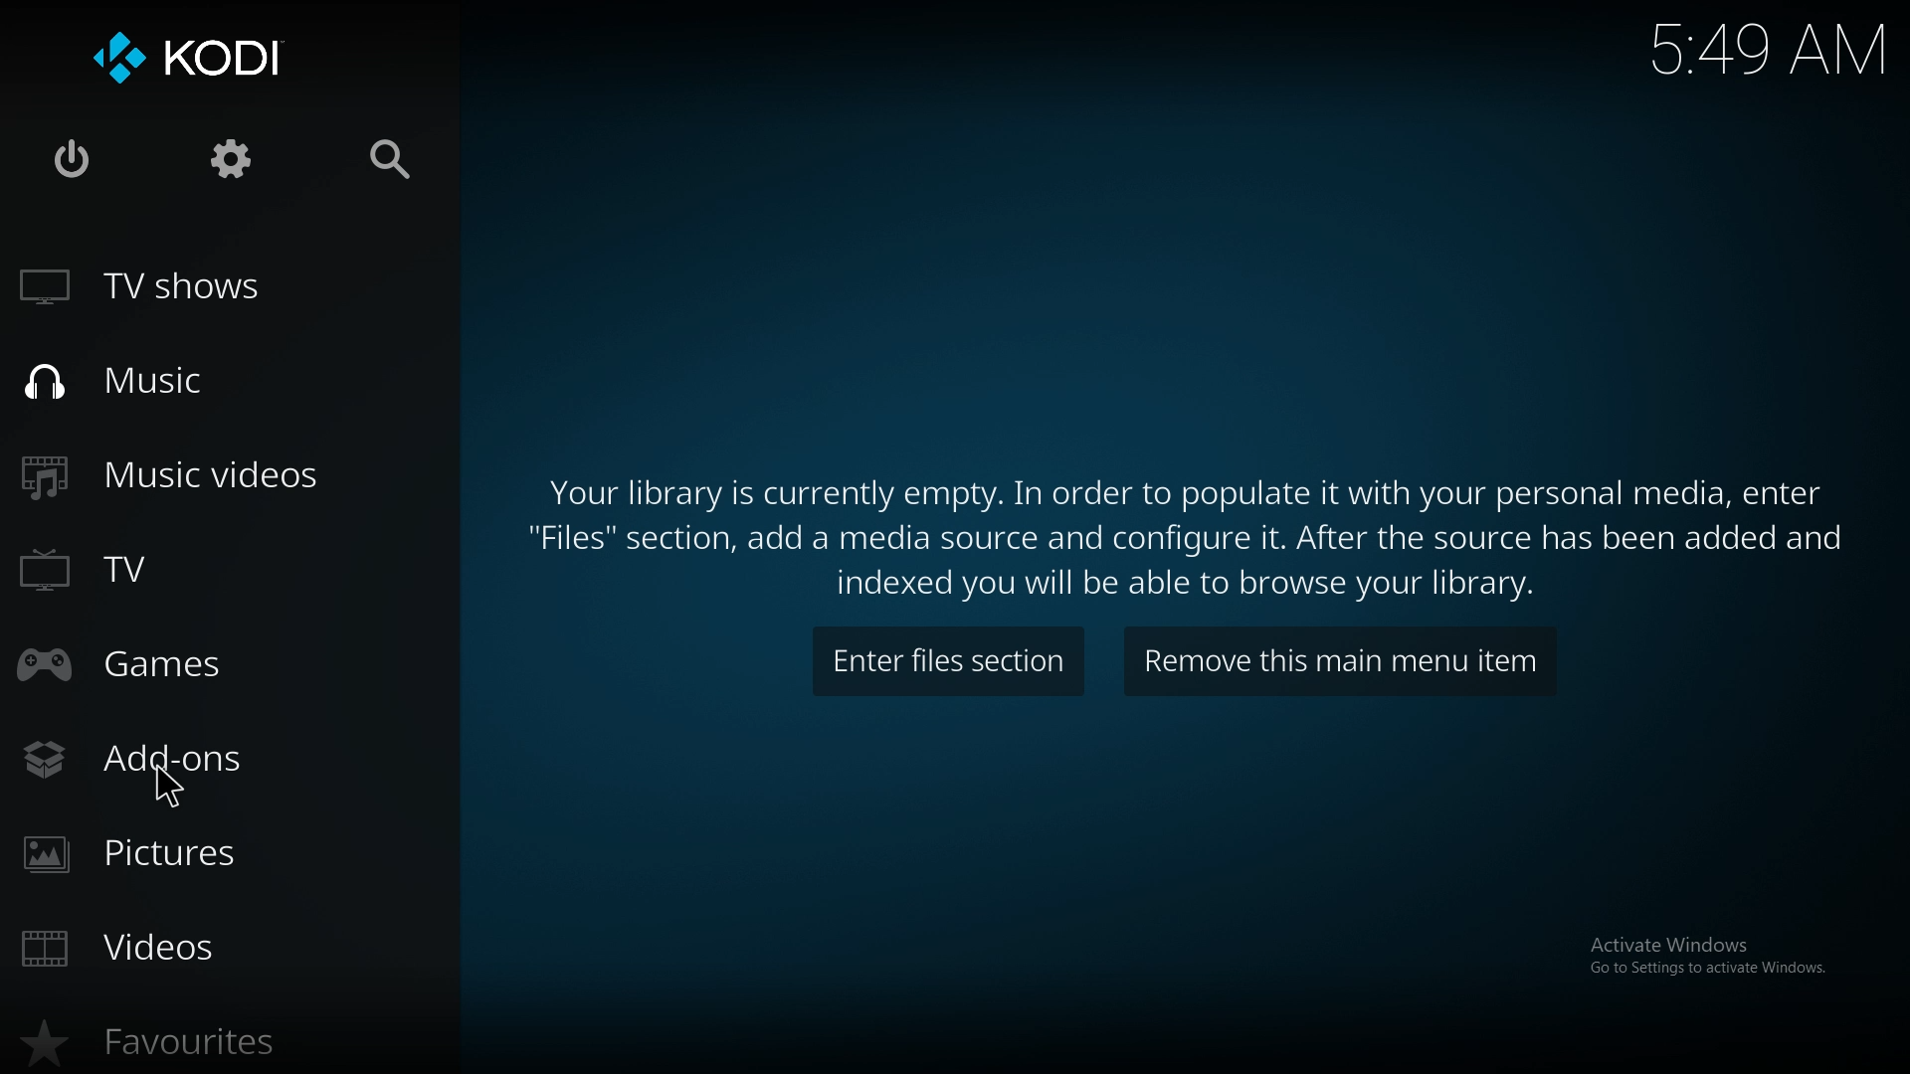 This screenshot has width=1910, height=1074. What do you see at coordinates (397, 160) in the screenshot?
I see `search` at bounding box center [397, 160].